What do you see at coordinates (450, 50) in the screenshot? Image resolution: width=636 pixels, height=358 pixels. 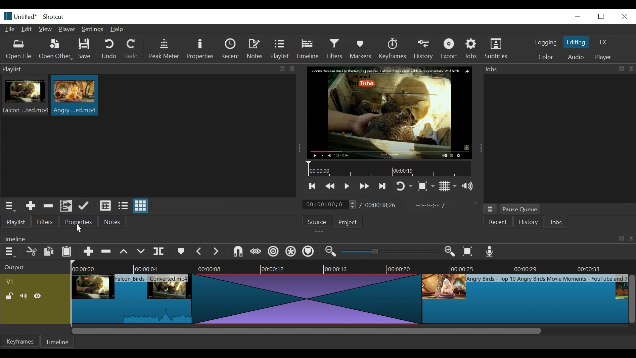 I see `Export` at bounding box center [450, 50].